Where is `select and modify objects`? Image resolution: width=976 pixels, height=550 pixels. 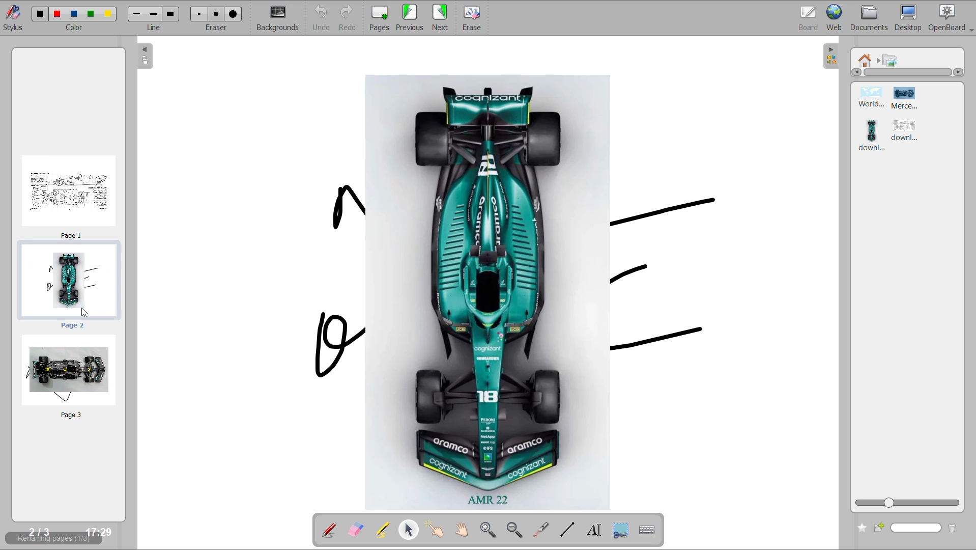
select and modify objects is located at coordinates (410, 529).